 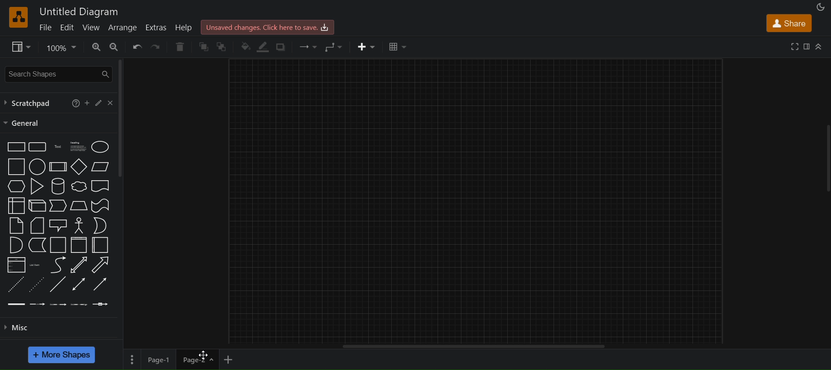 I want to click on trapezoid, so click(x=78, y=206).